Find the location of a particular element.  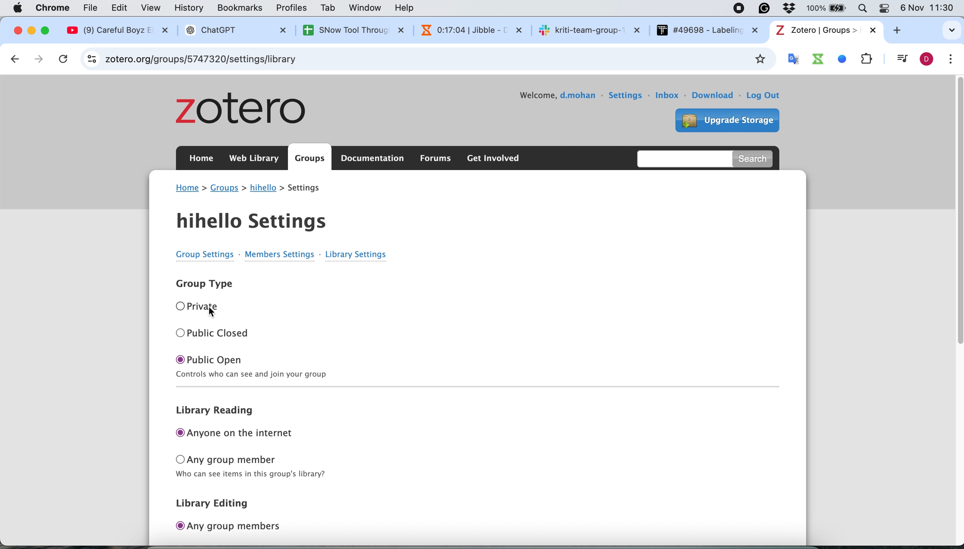

SNow Tool Throuc  X is located at coordinates (347, 30).